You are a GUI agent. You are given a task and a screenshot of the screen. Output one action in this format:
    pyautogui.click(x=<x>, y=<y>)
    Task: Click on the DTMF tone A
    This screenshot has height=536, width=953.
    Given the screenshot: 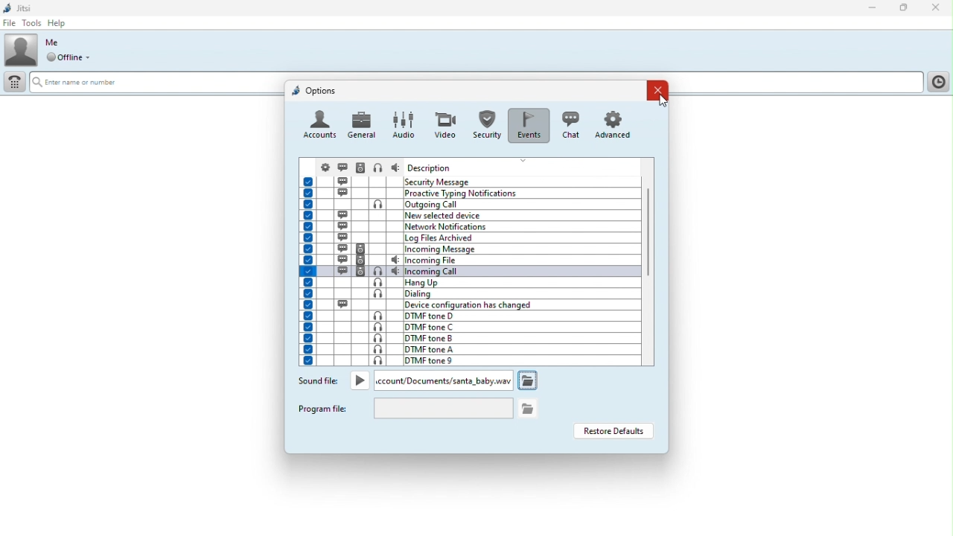 What is the action you would take?
    pyautogui.click(x=466, y=349)
    